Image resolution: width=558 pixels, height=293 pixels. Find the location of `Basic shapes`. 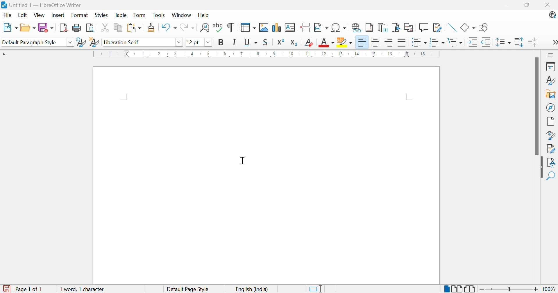

Basic shapes is located at coordinates (468, 27).